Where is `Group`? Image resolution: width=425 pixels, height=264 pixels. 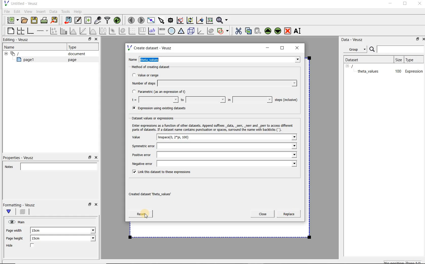 Group is located at coordinates (357, 50).